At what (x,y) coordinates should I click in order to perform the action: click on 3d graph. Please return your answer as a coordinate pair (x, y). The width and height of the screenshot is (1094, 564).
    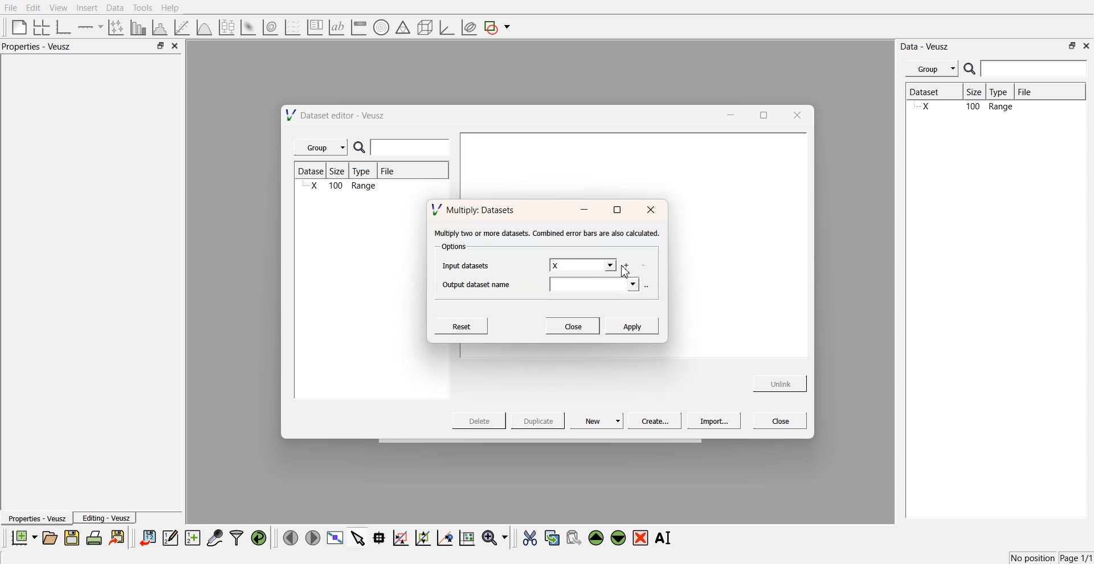
    Looking at the image, I should click on (446, 28).